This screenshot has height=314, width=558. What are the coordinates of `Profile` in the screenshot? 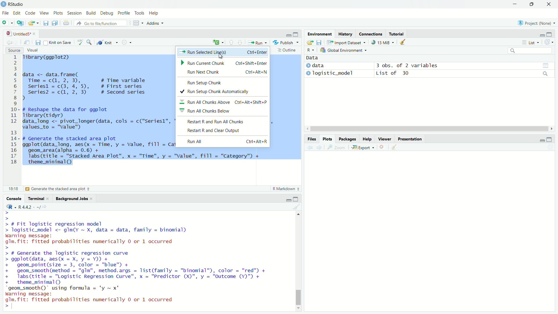 It's located at (123, 13).